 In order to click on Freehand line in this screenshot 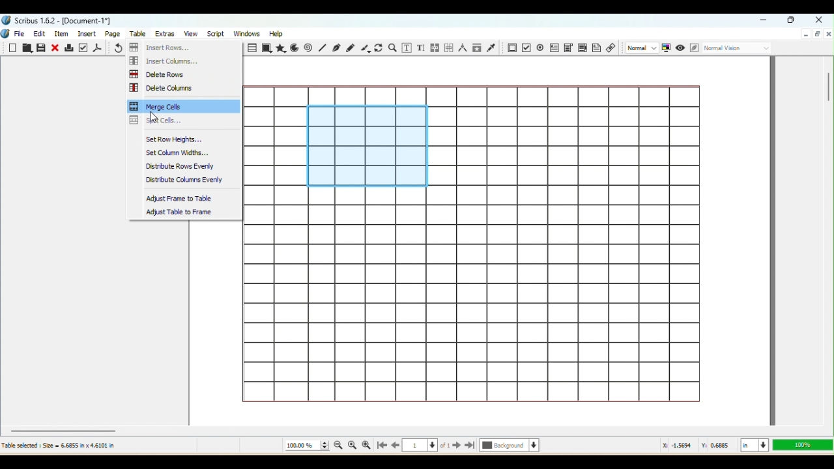, I will do `click(350, 47)`.